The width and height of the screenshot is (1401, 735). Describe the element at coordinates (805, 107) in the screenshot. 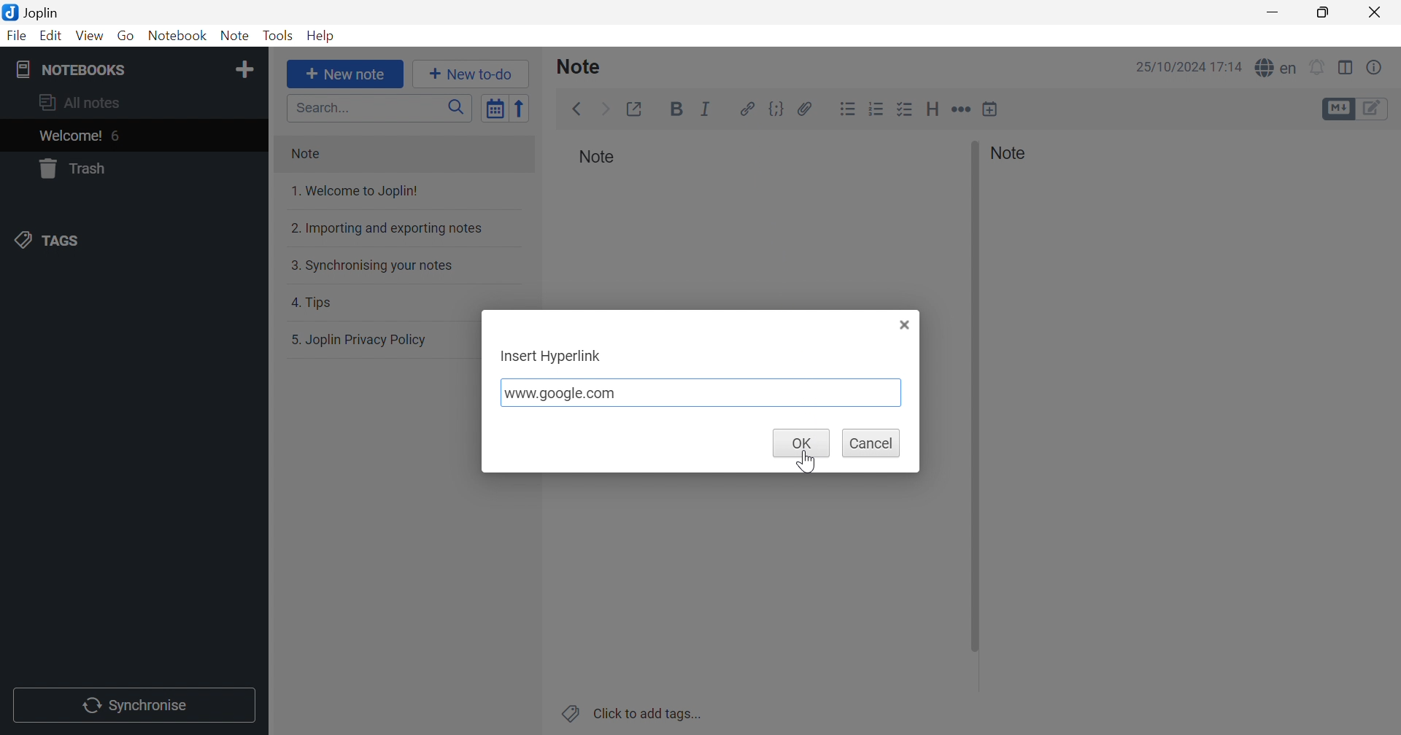

I see `Attach file` at that location.